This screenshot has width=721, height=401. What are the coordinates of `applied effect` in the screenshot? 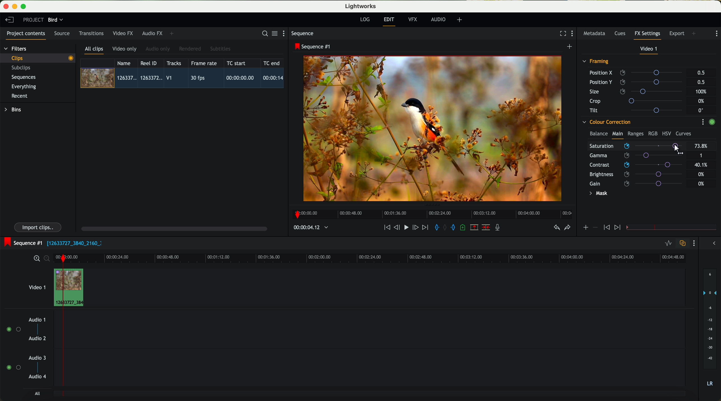 It's located at (434, 129).